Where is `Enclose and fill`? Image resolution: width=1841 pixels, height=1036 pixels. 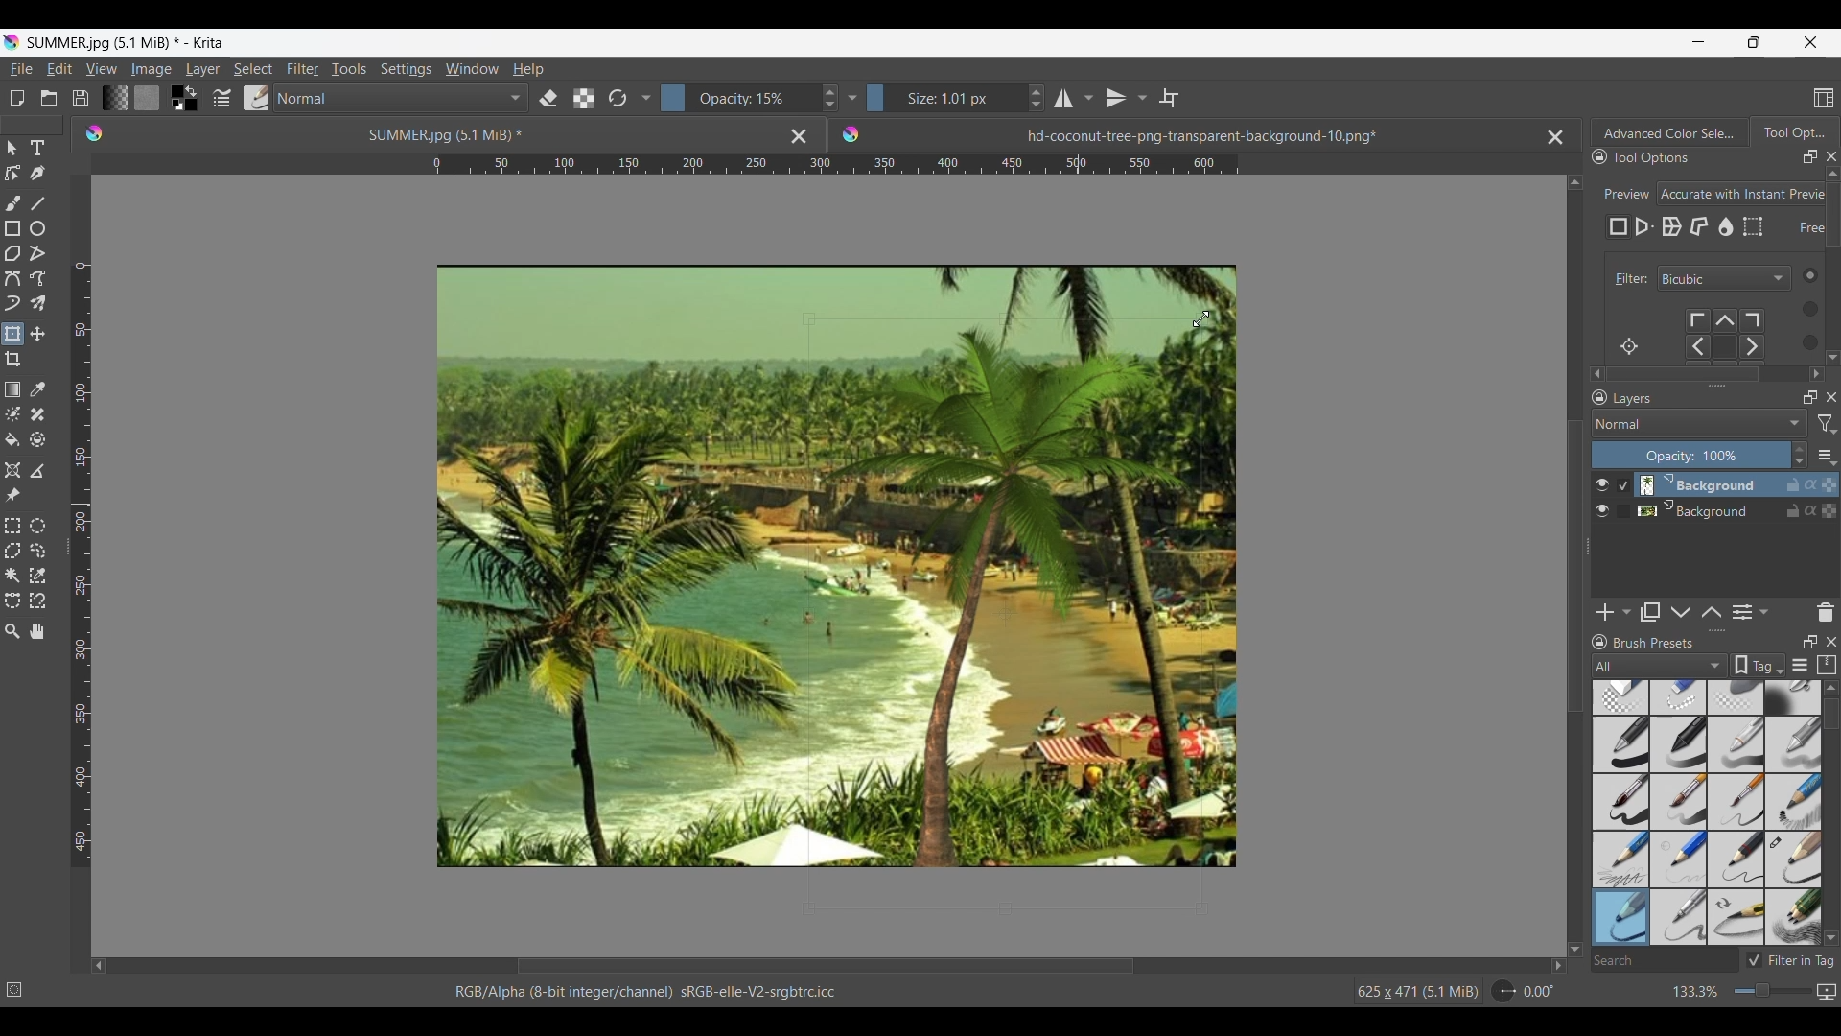
Enclose and fill is located at coordinates (36, 440).